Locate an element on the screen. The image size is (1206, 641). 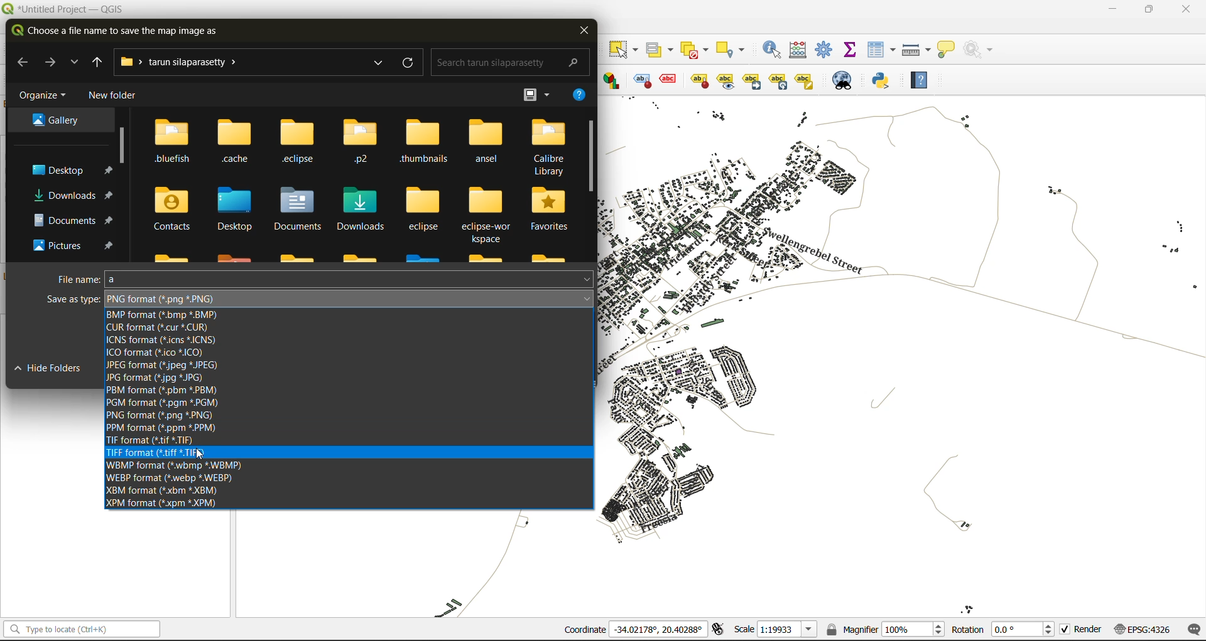
Layer diagram options is located at coordinates (612, 80).